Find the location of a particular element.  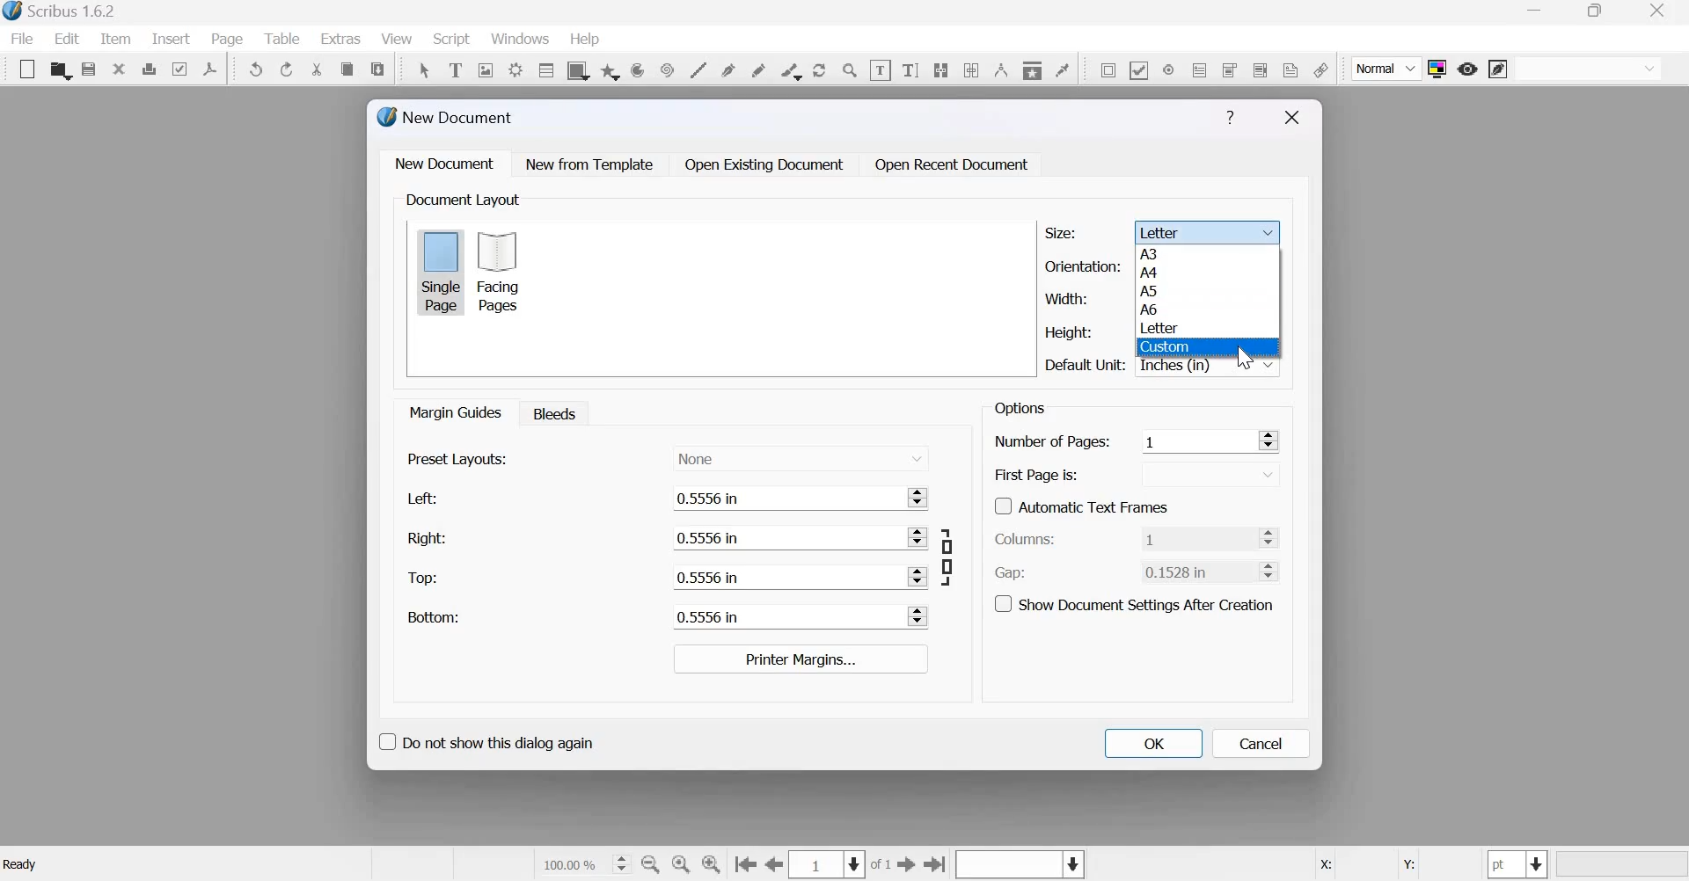

Right: is located at coordinates (426, 537).